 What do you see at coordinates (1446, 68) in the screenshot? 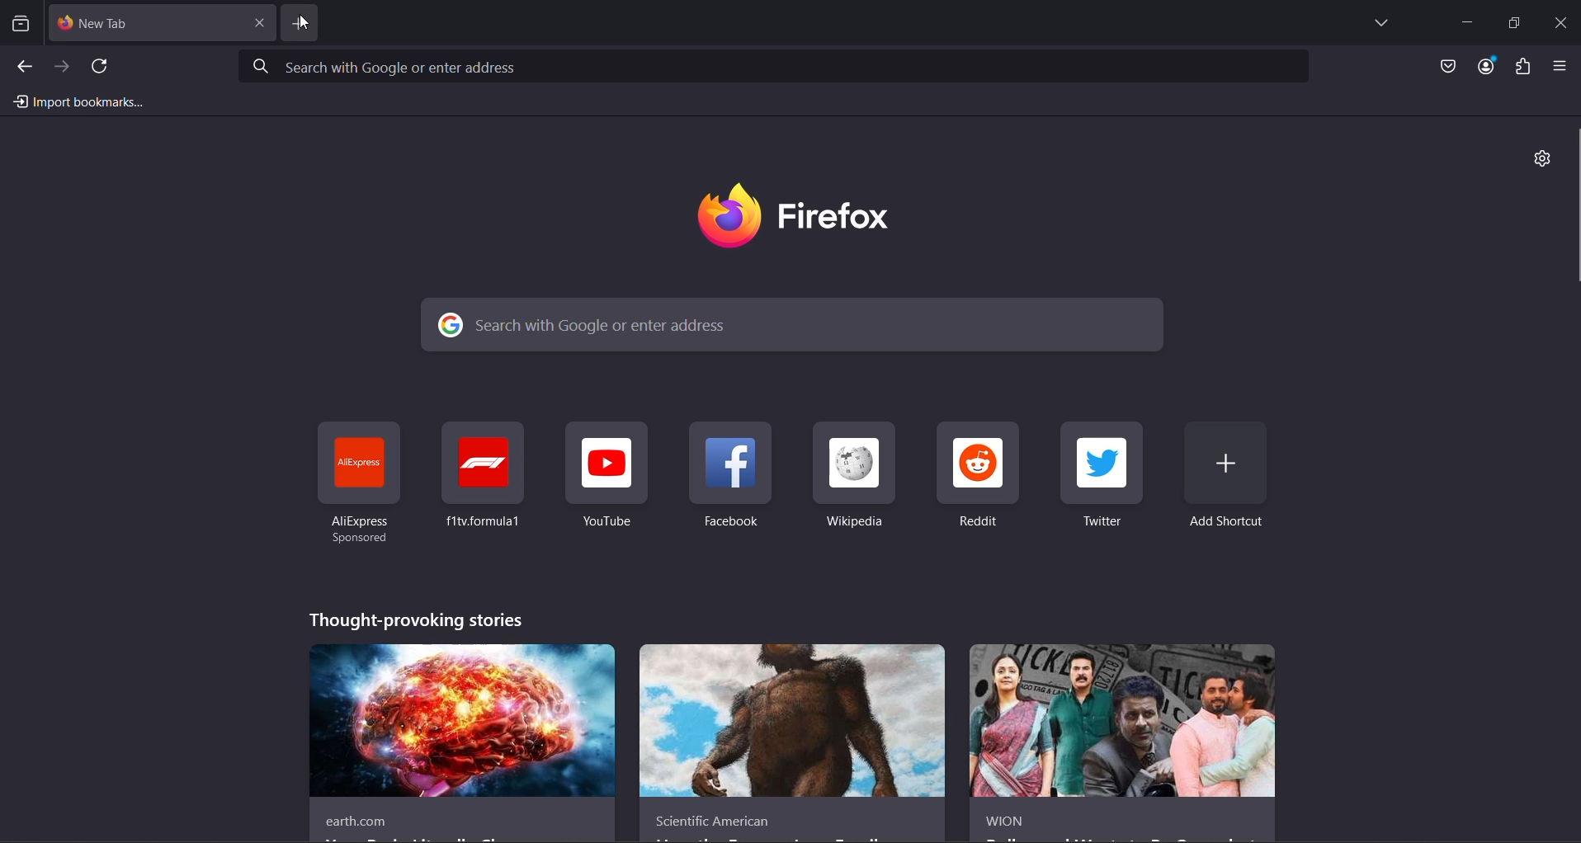
I see `save to pocket` at bounding box center [1446, 68].